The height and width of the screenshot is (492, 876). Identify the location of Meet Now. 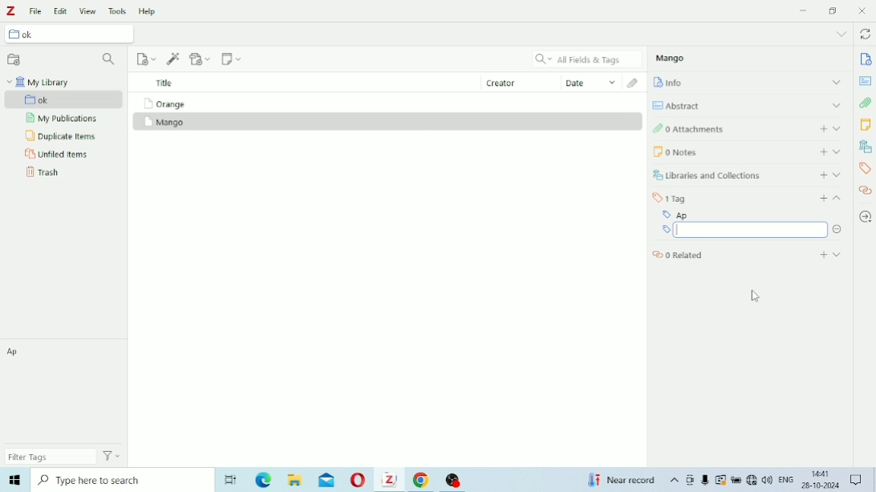
(691, 480).